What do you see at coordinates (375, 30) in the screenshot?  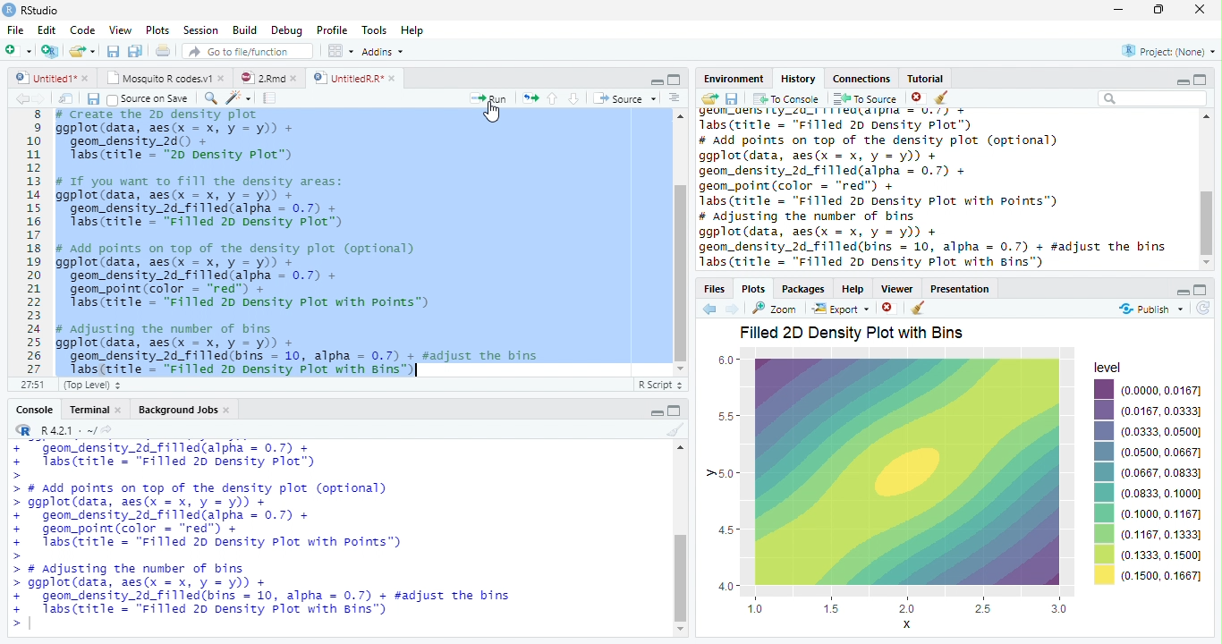 I see `Tools` at bounding box center [375, 30].